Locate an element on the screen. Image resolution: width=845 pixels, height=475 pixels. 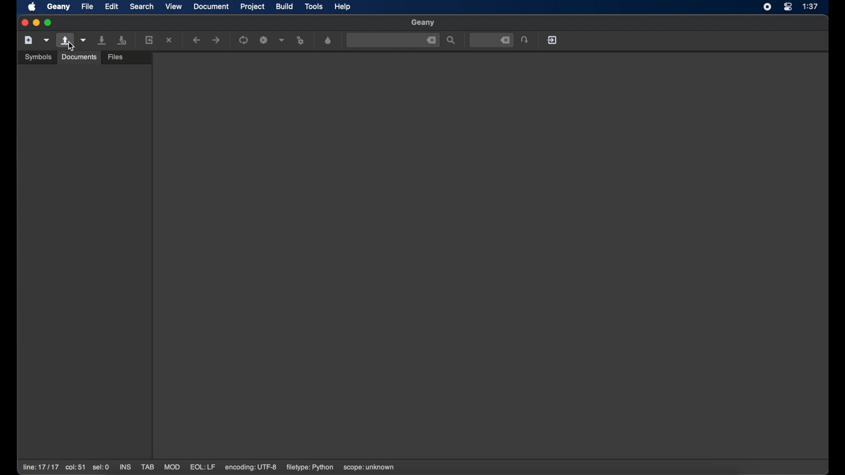
encoding: utf-8 is located at coordinates (251, 468).